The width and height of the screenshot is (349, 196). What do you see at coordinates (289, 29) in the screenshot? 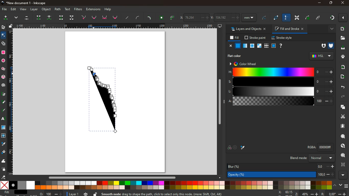
I see `fill and stroke` at bounding box center [289, 29].